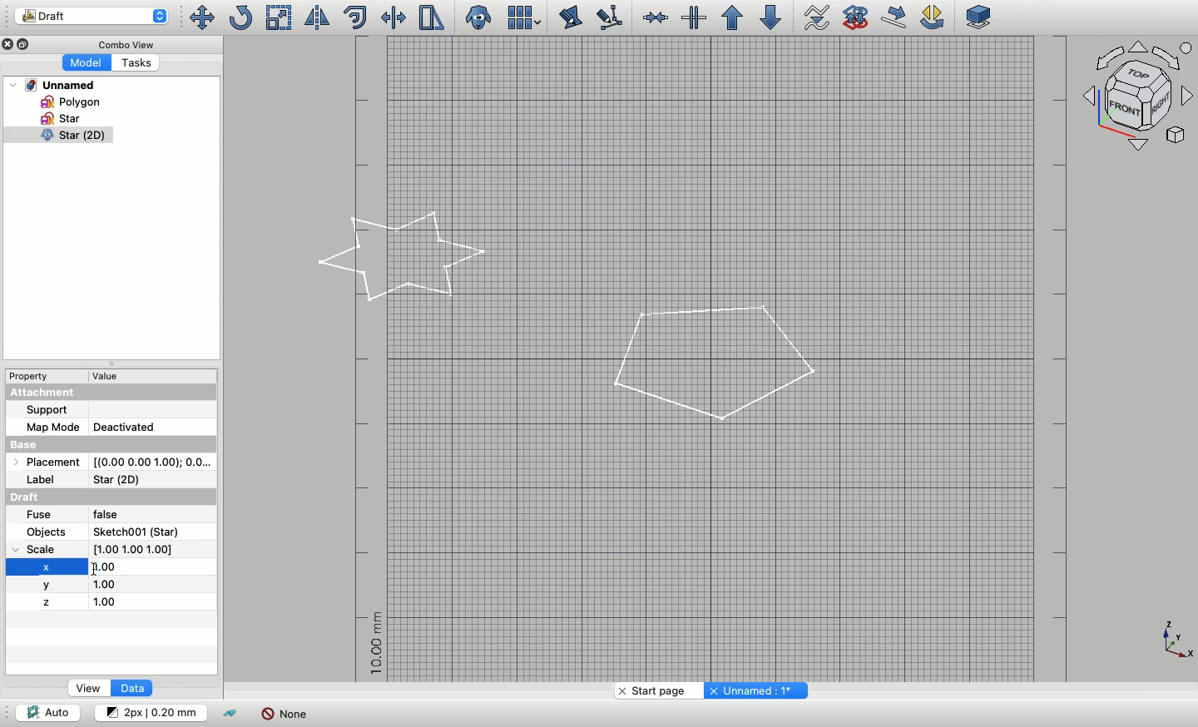 Image resolution: width=1198 pixels, height=727 pixels. Describe the element at coordinates (48, 532) in the screenshot. I see `Objects` at that location.